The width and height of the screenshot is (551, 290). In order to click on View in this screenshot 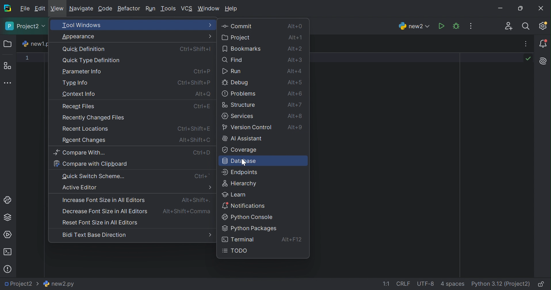, I will do `click(57, 9)`.